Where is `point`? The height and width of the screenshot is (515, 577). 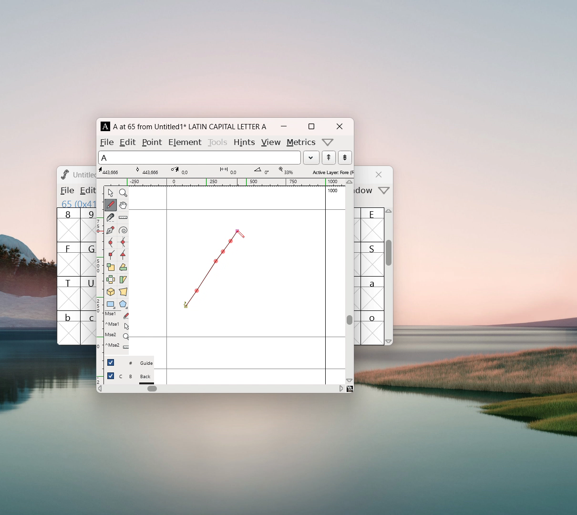
point is located at coordinates (153, 142).